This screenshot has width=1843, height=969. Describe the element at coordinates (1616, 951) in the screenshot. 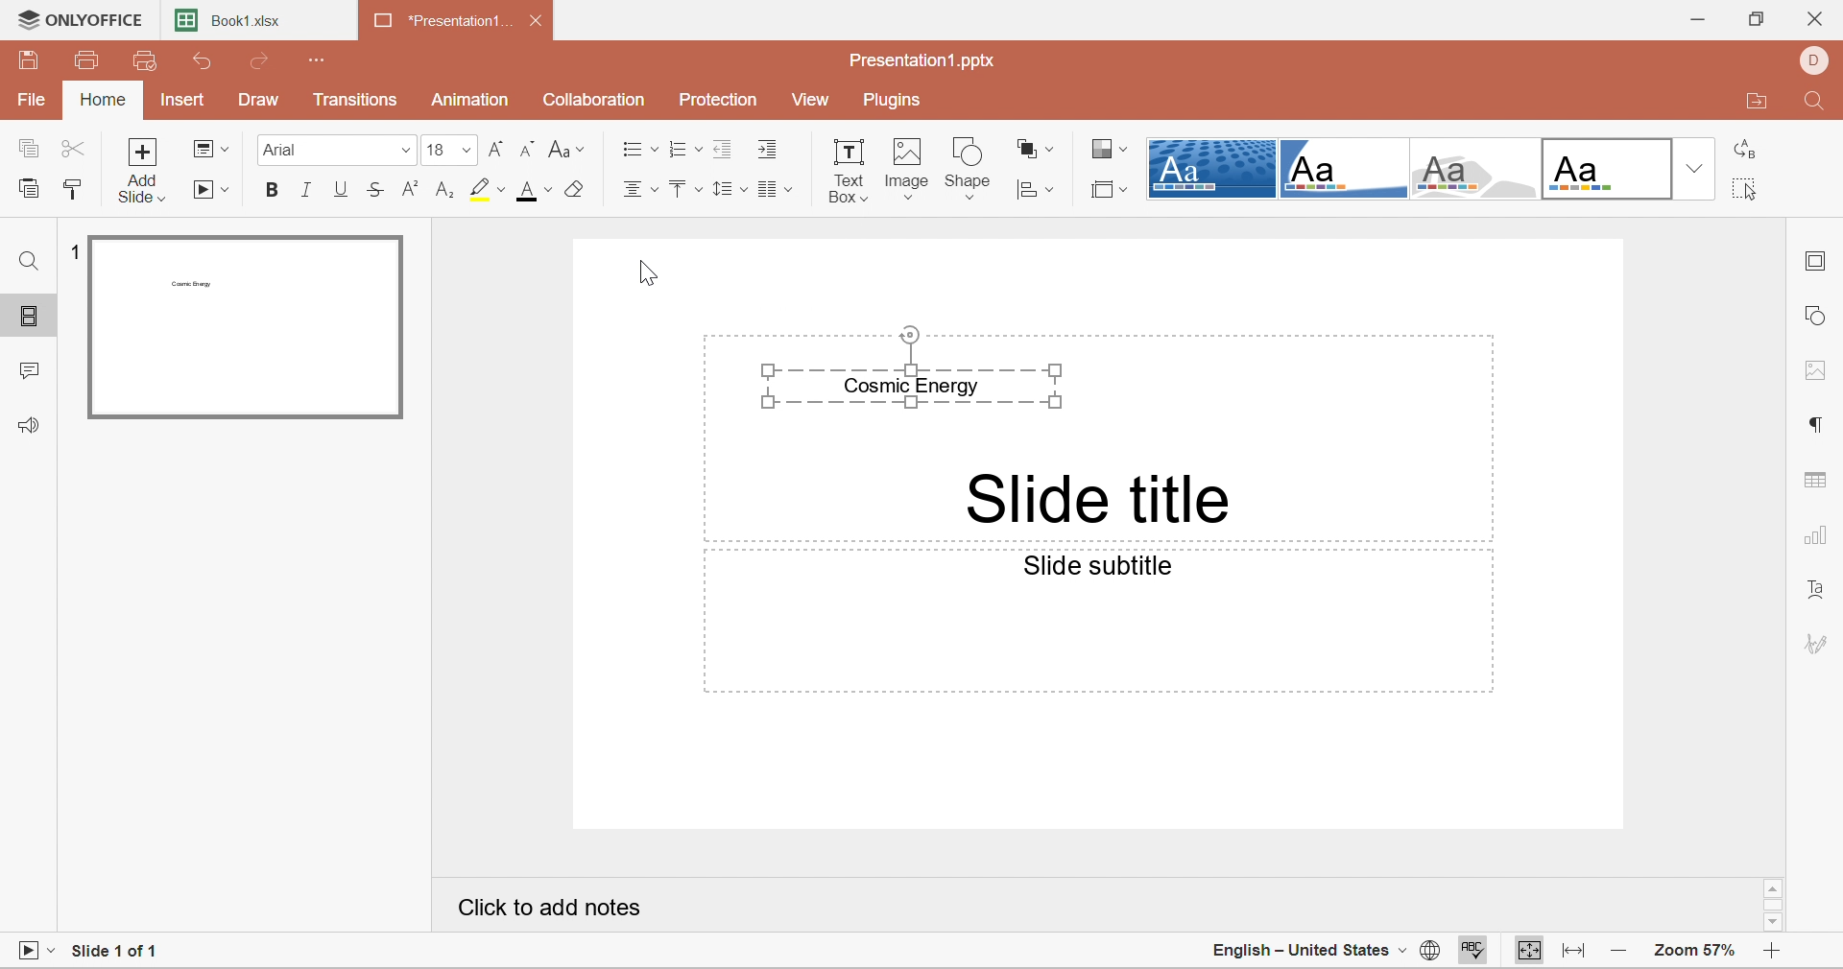

I see `Zoom out` at that location.